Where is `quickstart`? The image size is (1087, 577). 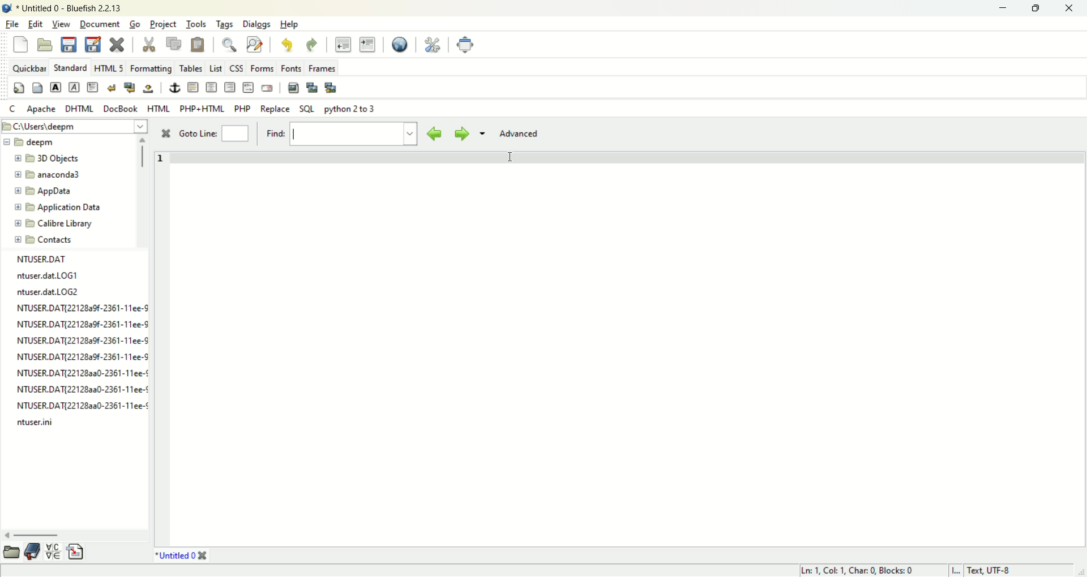
quickstart is located at coordinates (20, 88).